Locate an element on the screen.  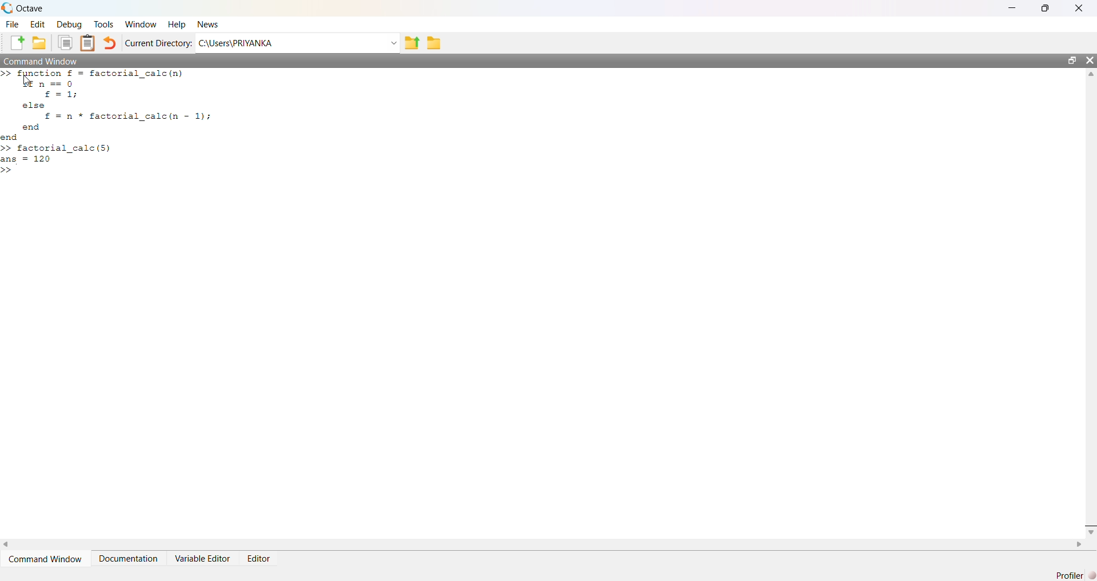
edit is located at coordinates (39, 24).